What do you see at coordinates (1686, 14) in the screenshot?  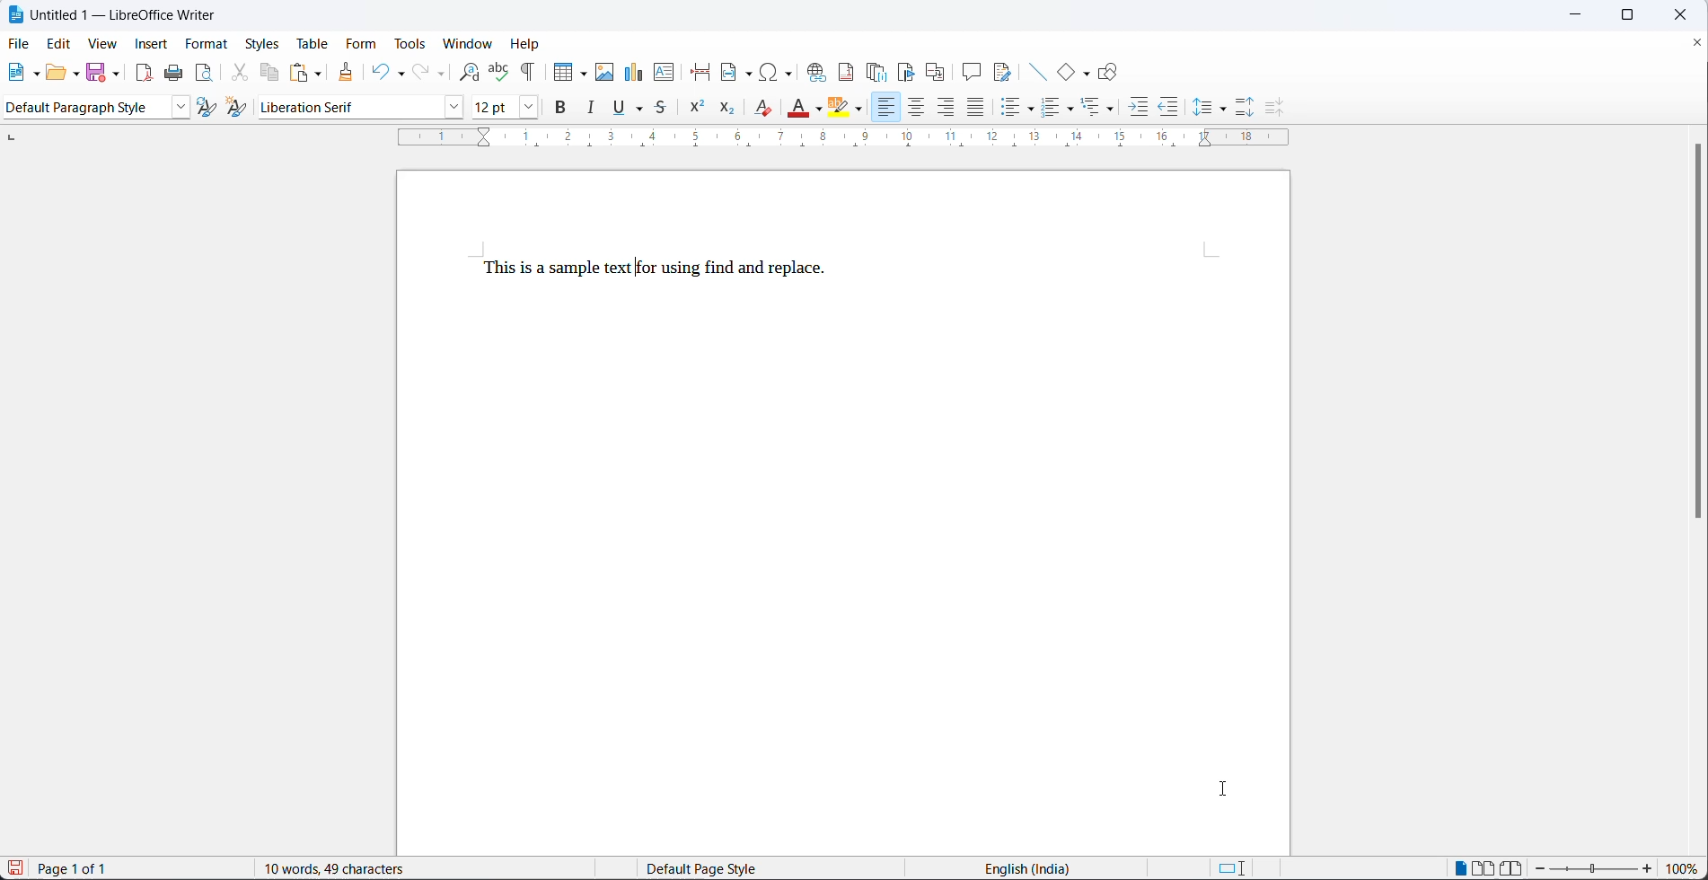 I see `close` at bounding box center [1686, 14].